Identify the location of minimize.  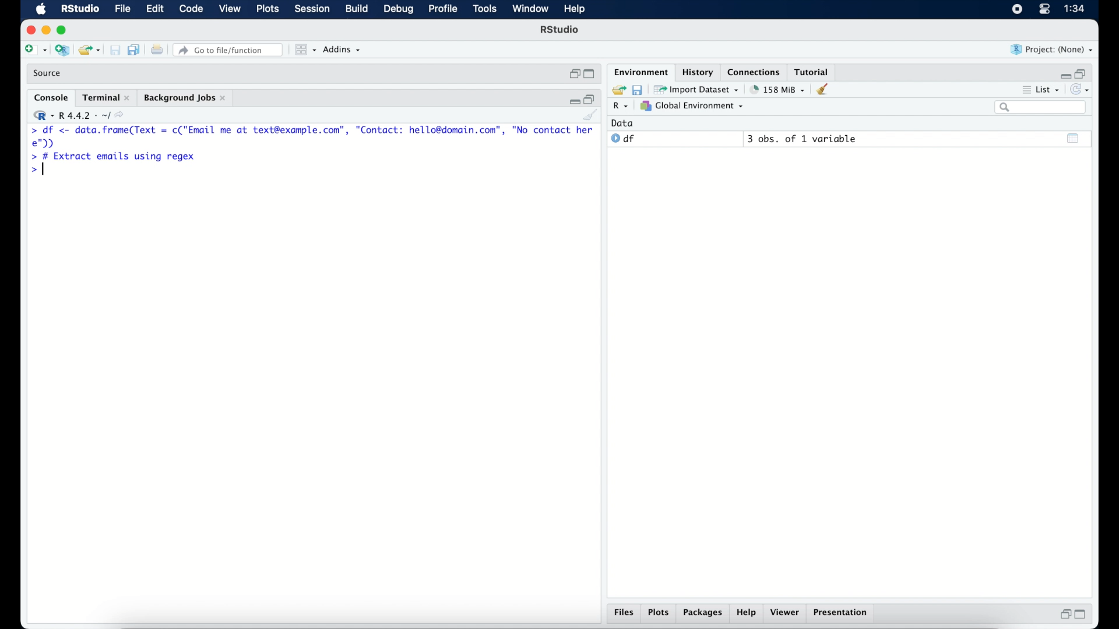
(1065, 73).